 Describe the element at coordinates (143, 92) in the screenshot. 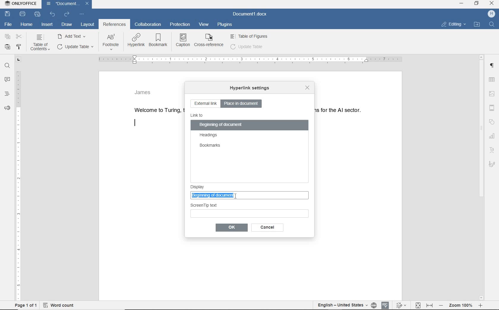

I see `James` at that location.